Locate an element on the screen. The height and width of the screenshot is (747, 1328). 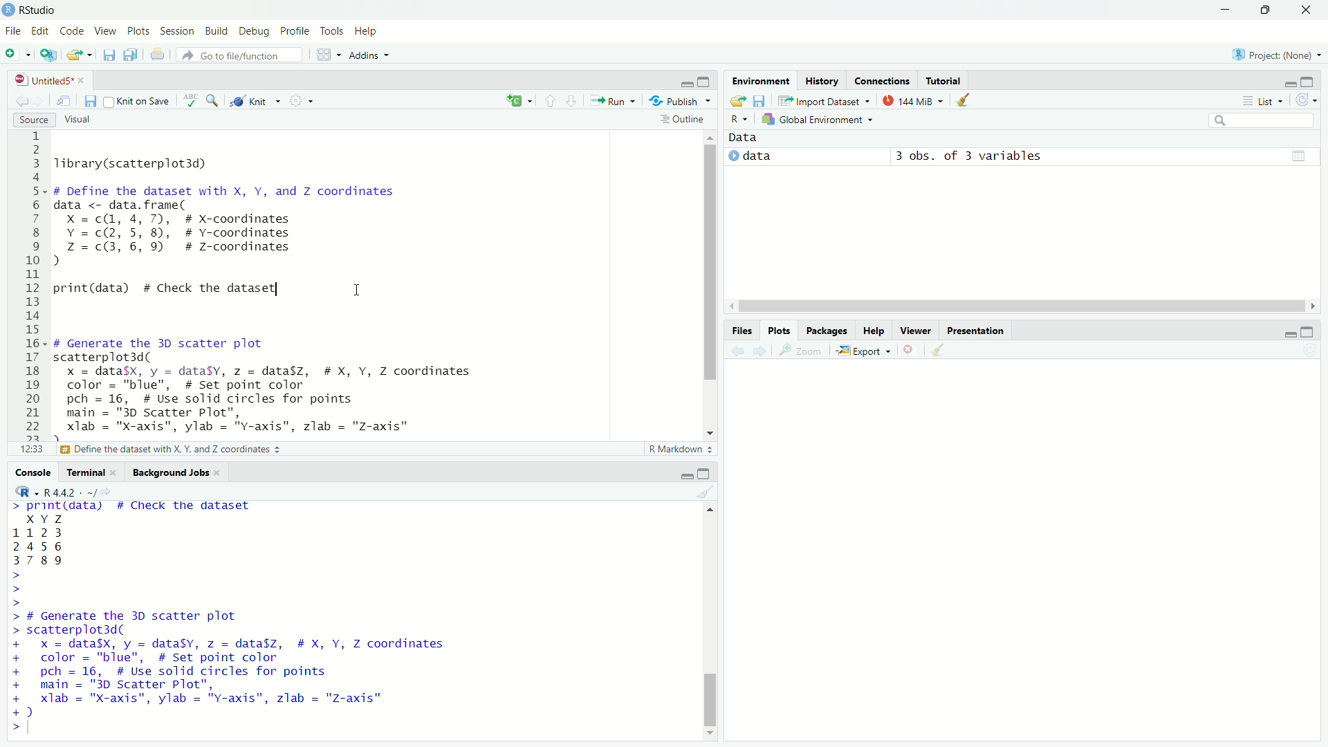
data table is located at coordinates (1300, 156).